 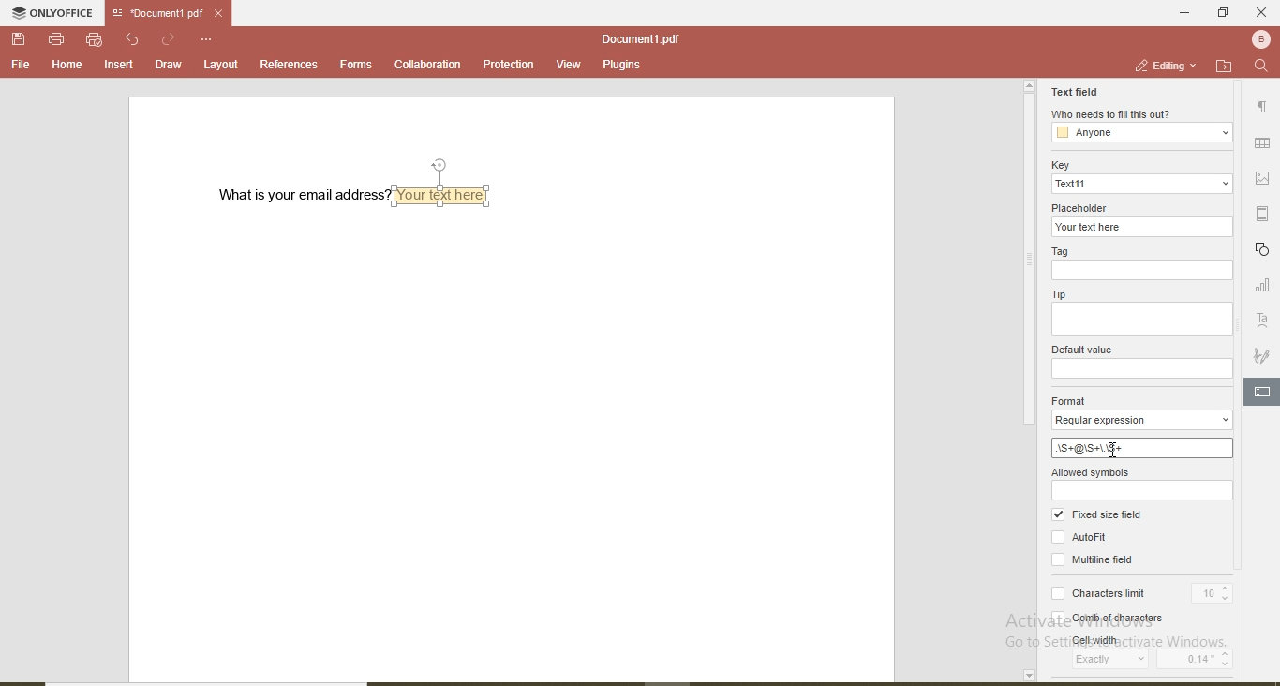 I want to click on forms, so click(x=356, y=64).